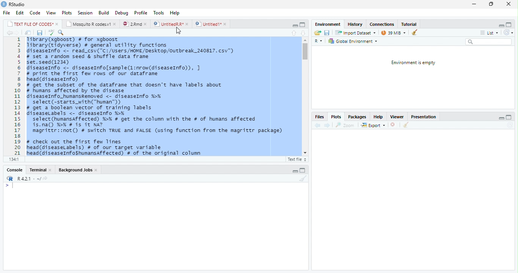  What do you see at coordinates (302, 24) in the screenshot?
I see `Maximize` at bounding box center [302, 24].